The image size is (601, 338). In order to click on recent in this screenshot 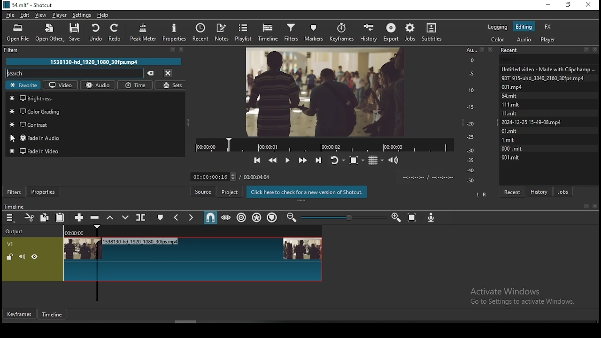, I will do `click(513, 191)`.